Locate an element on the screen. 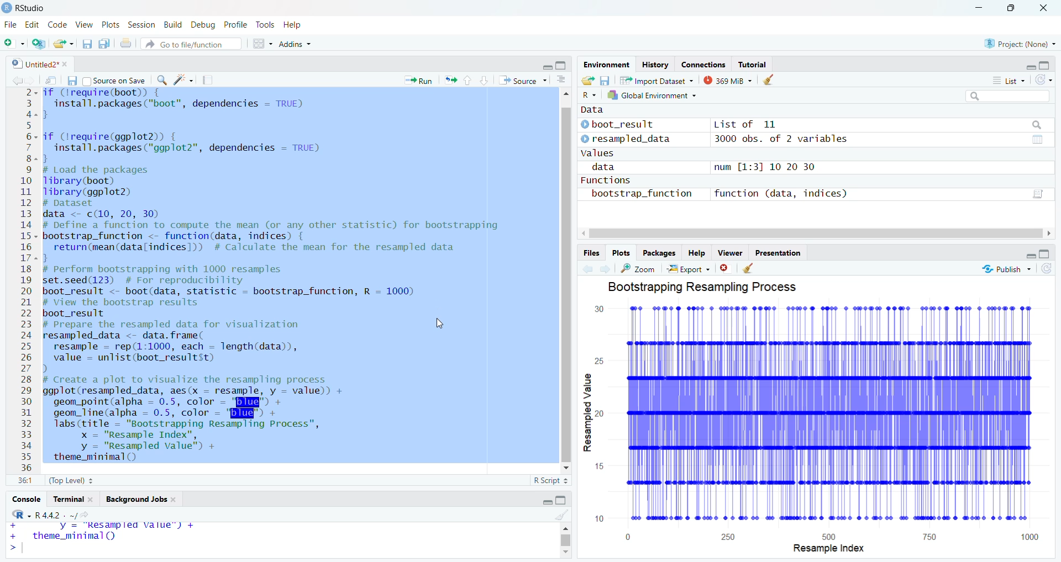 The width and height of the screenshot is (1061, 562). terminal is located at coordinates (74, 499).